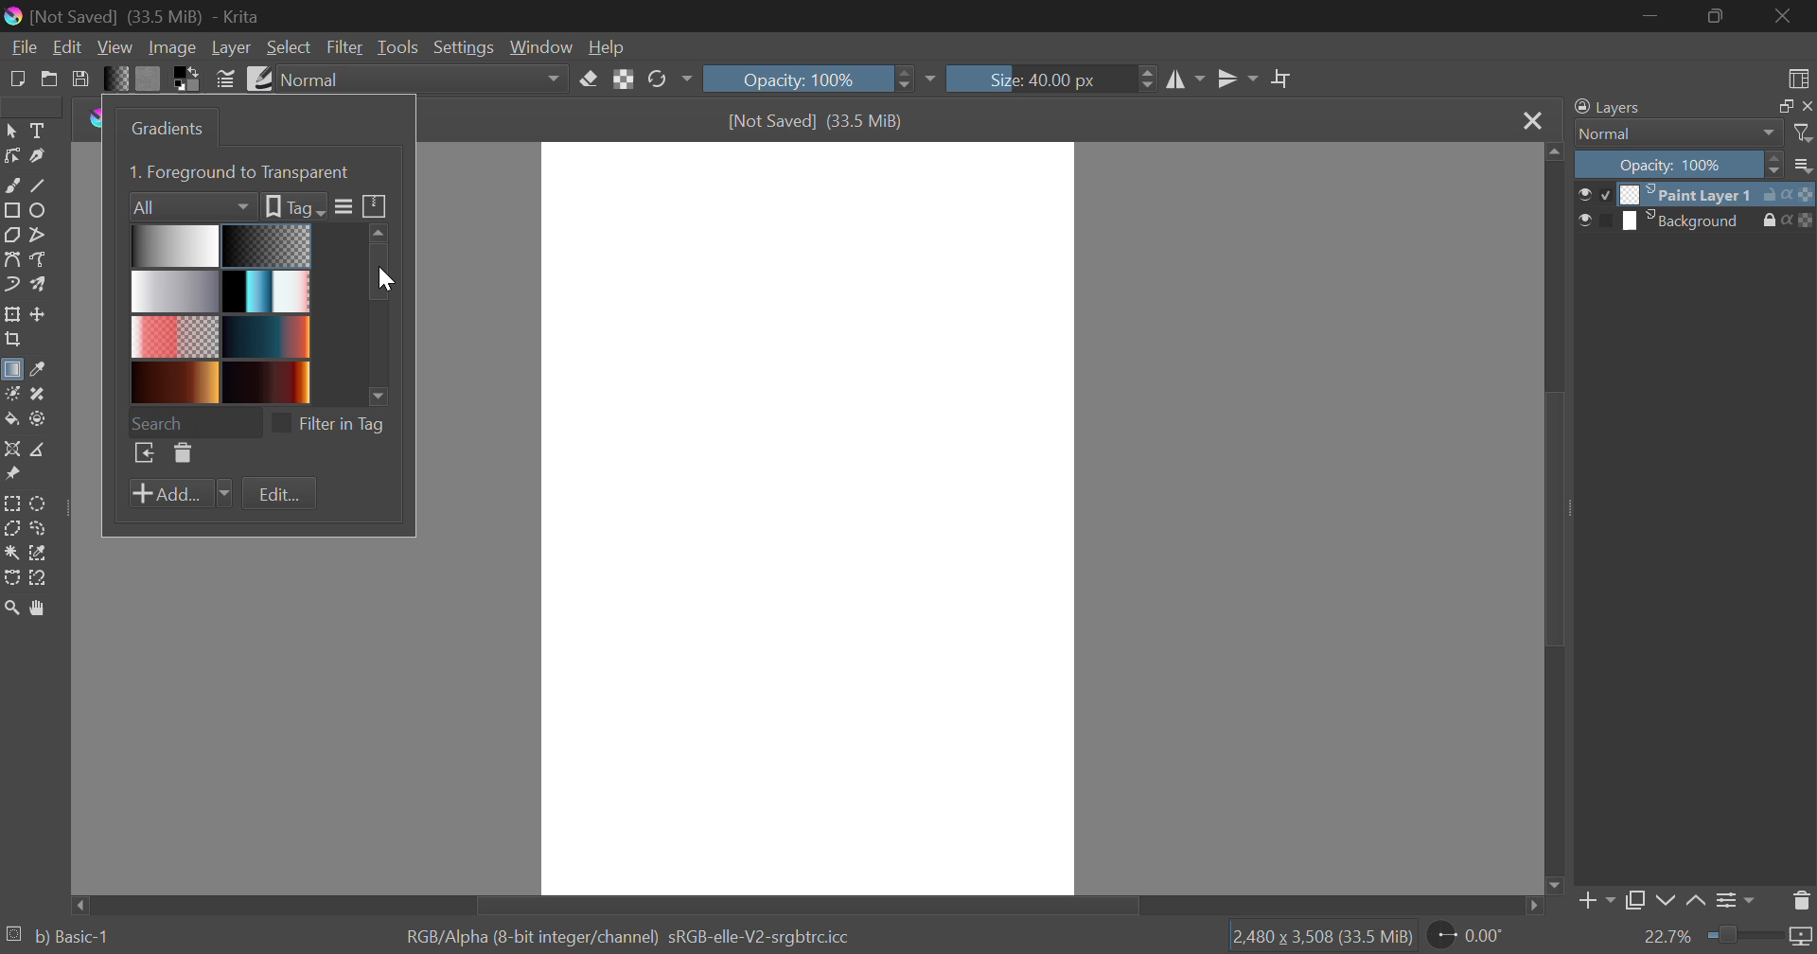 The width and height of the screenshot is (1817, 954). Describe the element at coordinates (334, 422) in the screenshot. I see `Filter in Tag` at that location.